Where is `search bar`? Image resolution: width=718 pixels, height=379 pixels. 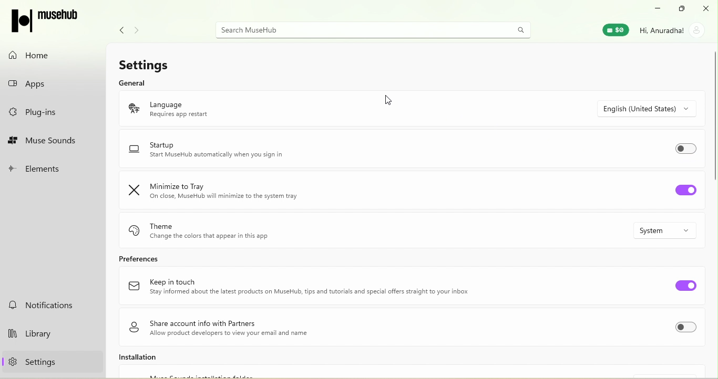
search bar is located at coordinates (370, 29).